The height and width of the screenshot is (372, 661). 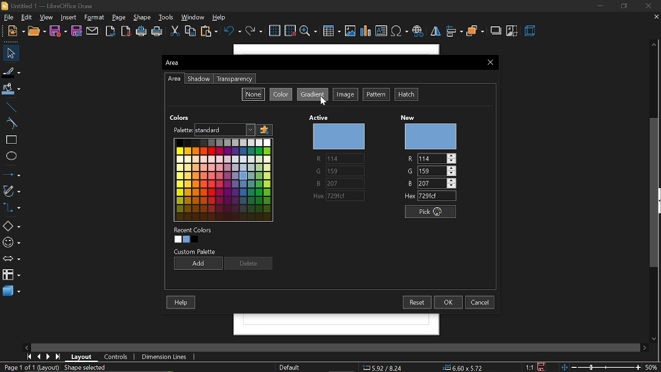 What do you see at coordinates (194, 17) in the screenshot?
I see `window` at bounding box center [194, 17].